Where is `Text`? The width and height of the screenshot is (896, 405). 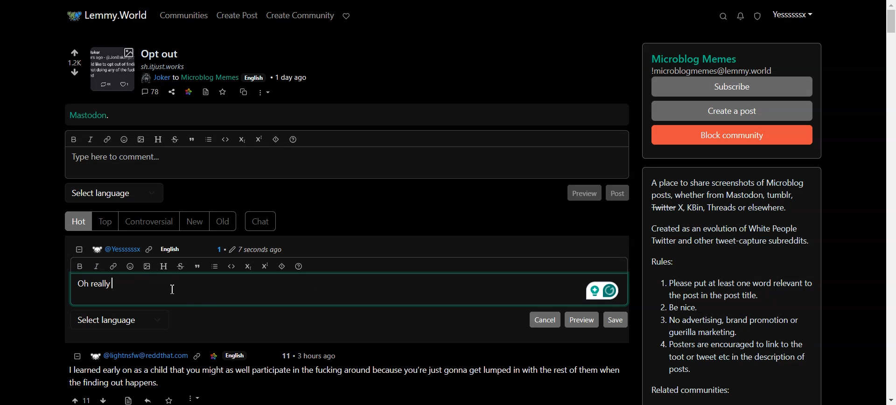 Text is located at coordinates (733, 281).